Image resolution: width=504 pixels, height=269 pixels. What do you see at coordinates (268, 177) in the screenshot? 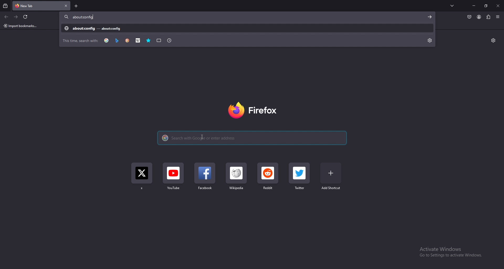
I see `reddit` at bounding box center [268, 177].